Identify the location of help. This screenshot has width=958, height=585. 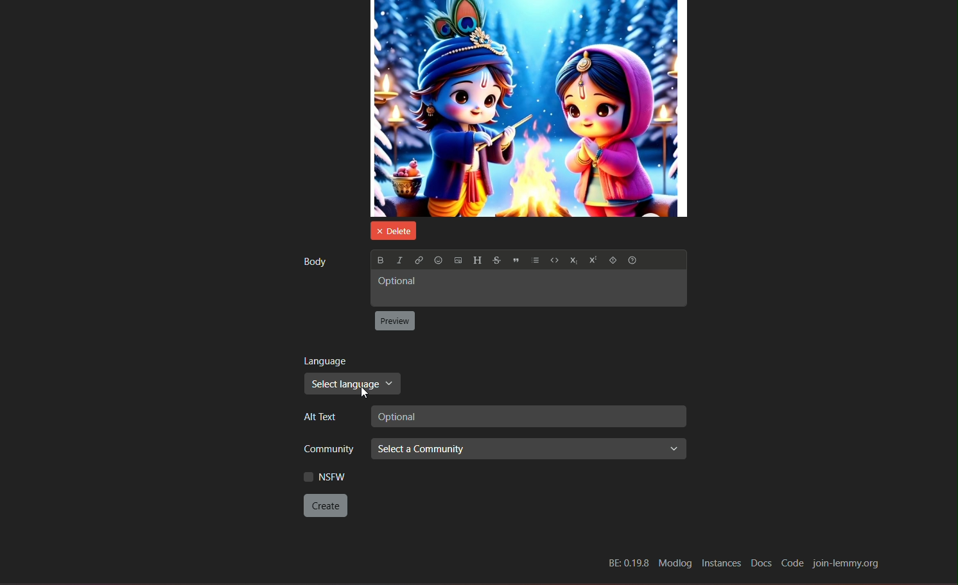
(634, 261).